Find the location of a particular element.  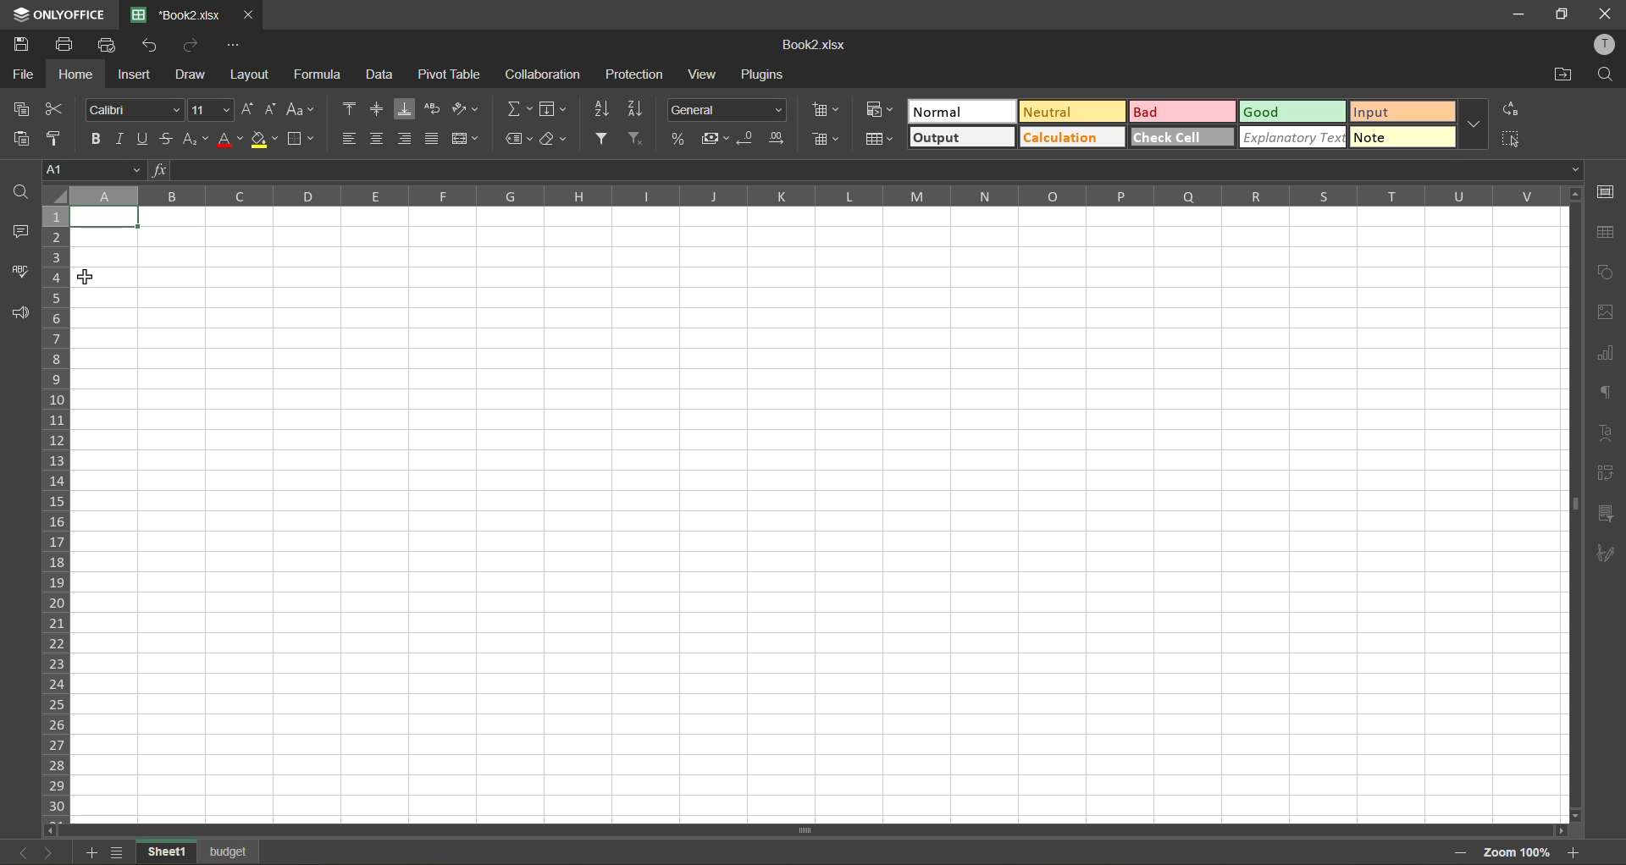

insert is located at coordinates (136, 76).